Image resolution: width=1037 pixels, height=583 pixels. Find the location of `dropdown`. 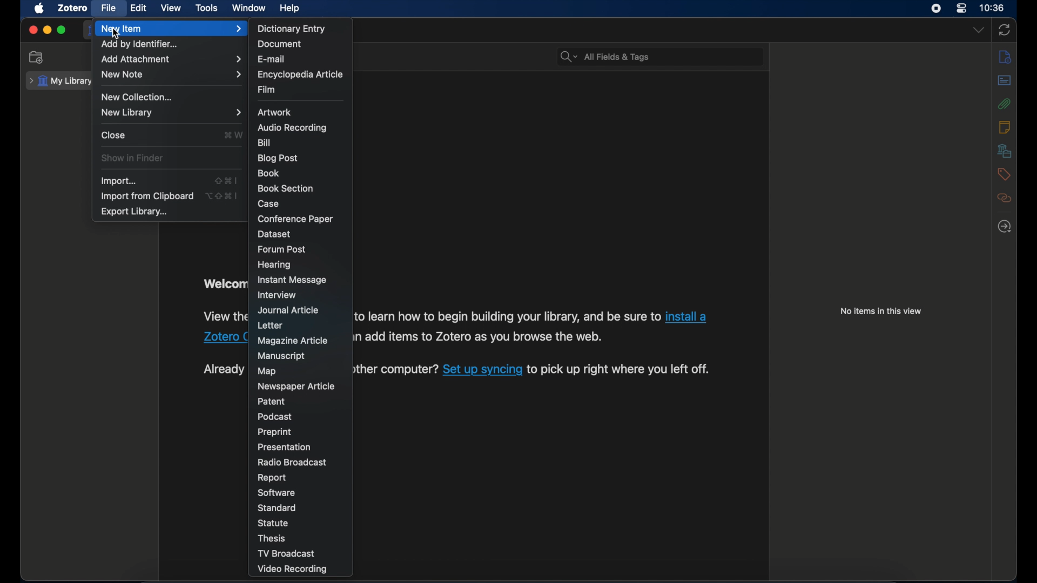

dropdown is located at coordinates (978, 30).